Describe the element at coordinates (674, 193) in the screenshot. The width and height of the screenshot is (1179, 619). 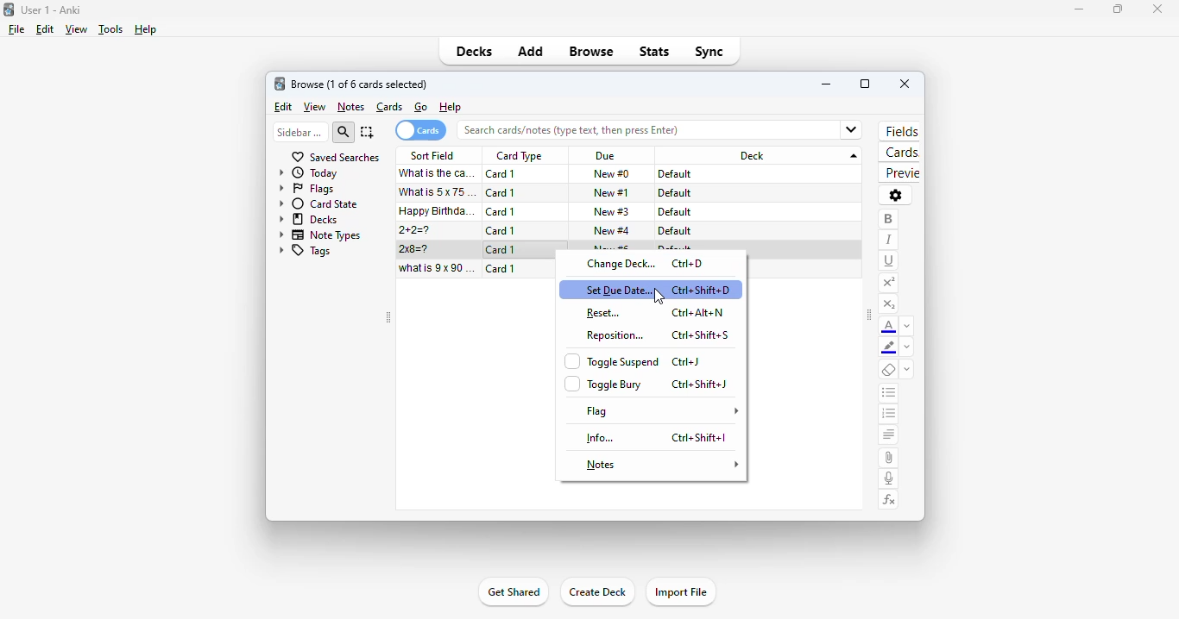
I see `default` at that location.